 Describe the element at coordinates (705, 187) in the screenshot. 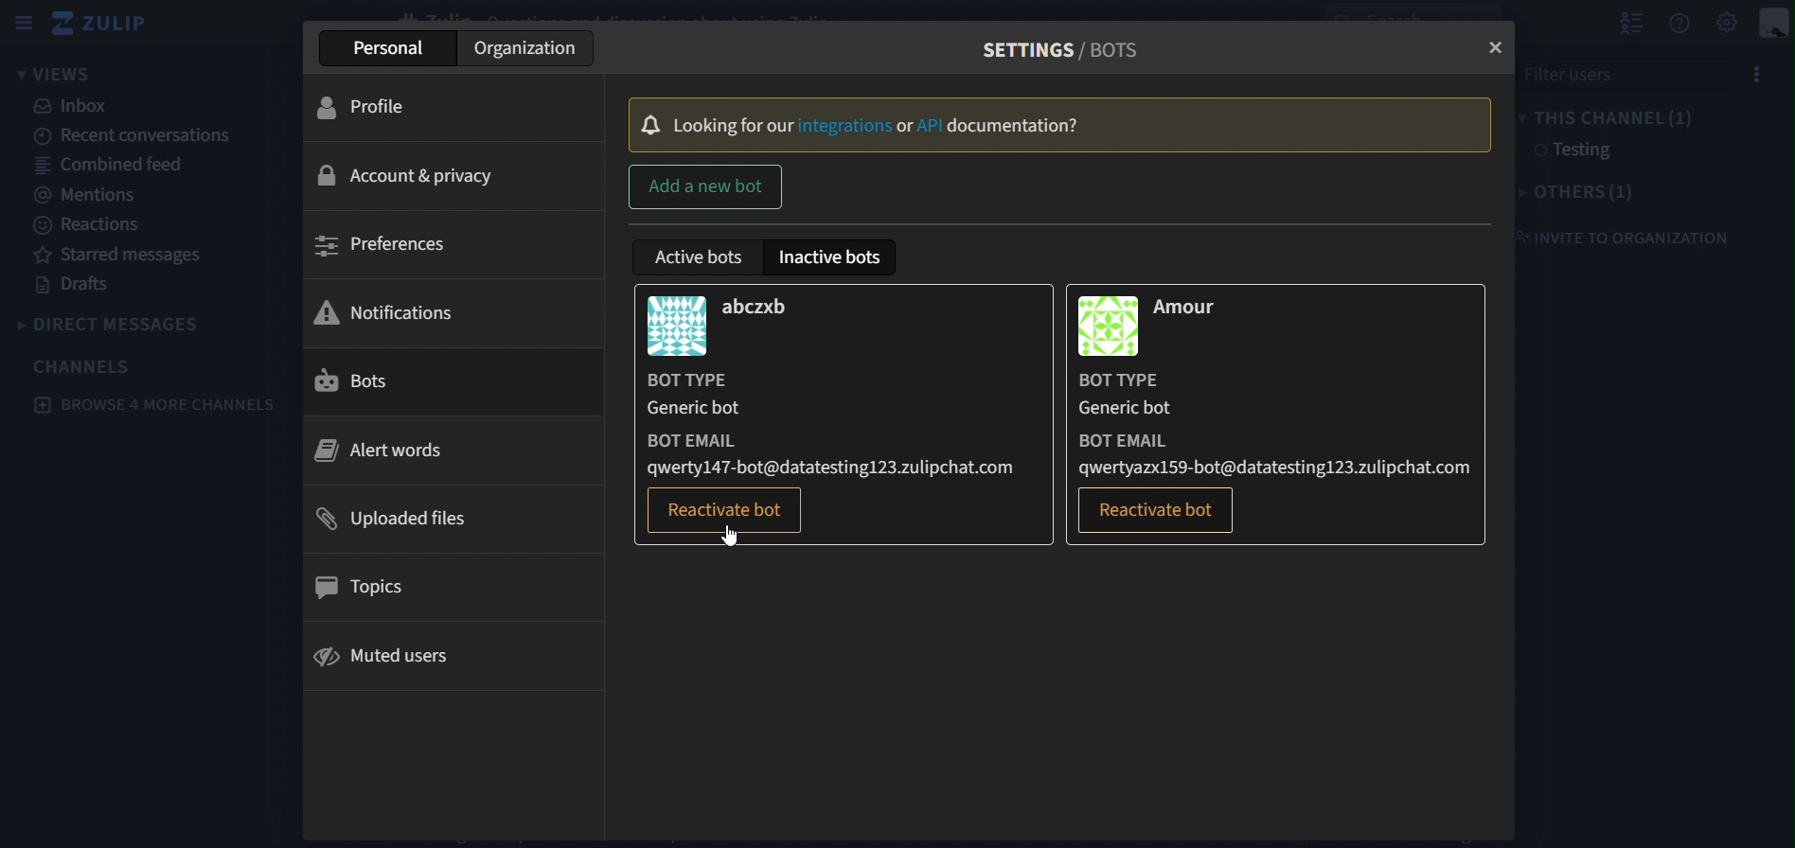

I see `add a new bot` at that location.